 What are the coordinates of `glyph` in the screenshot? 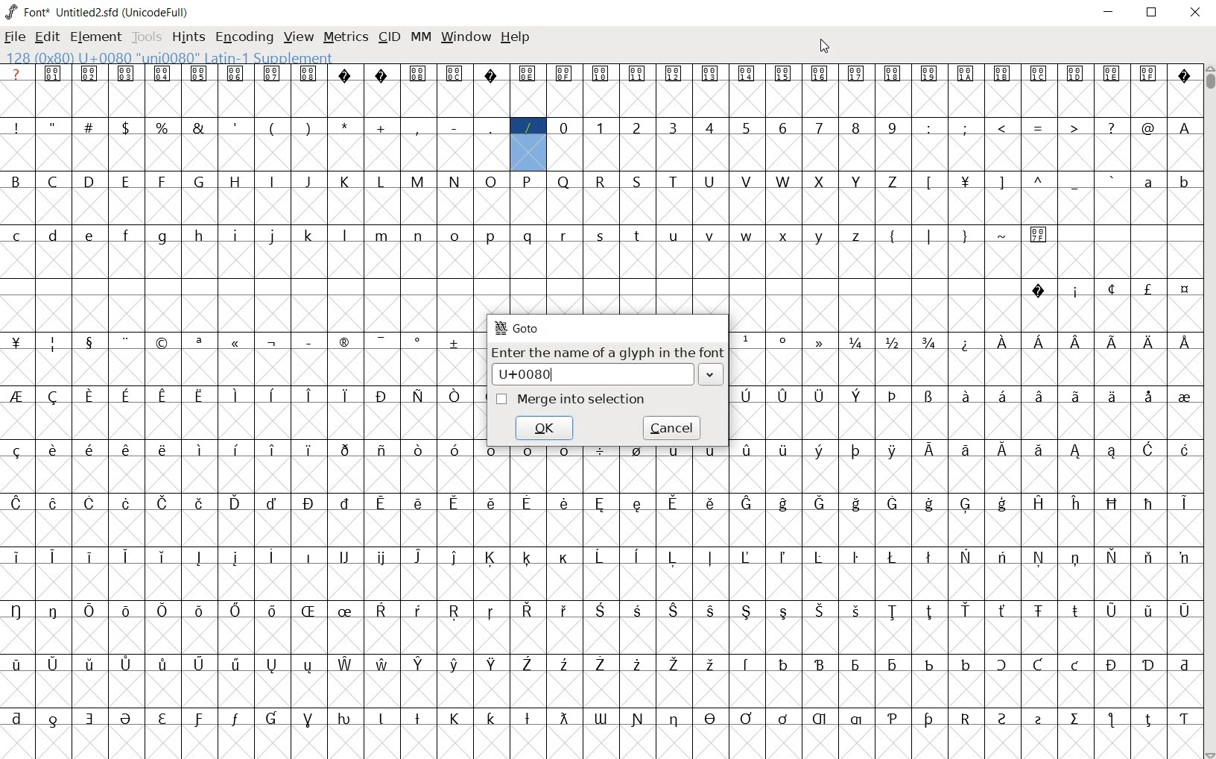 It's located at (420, 504).